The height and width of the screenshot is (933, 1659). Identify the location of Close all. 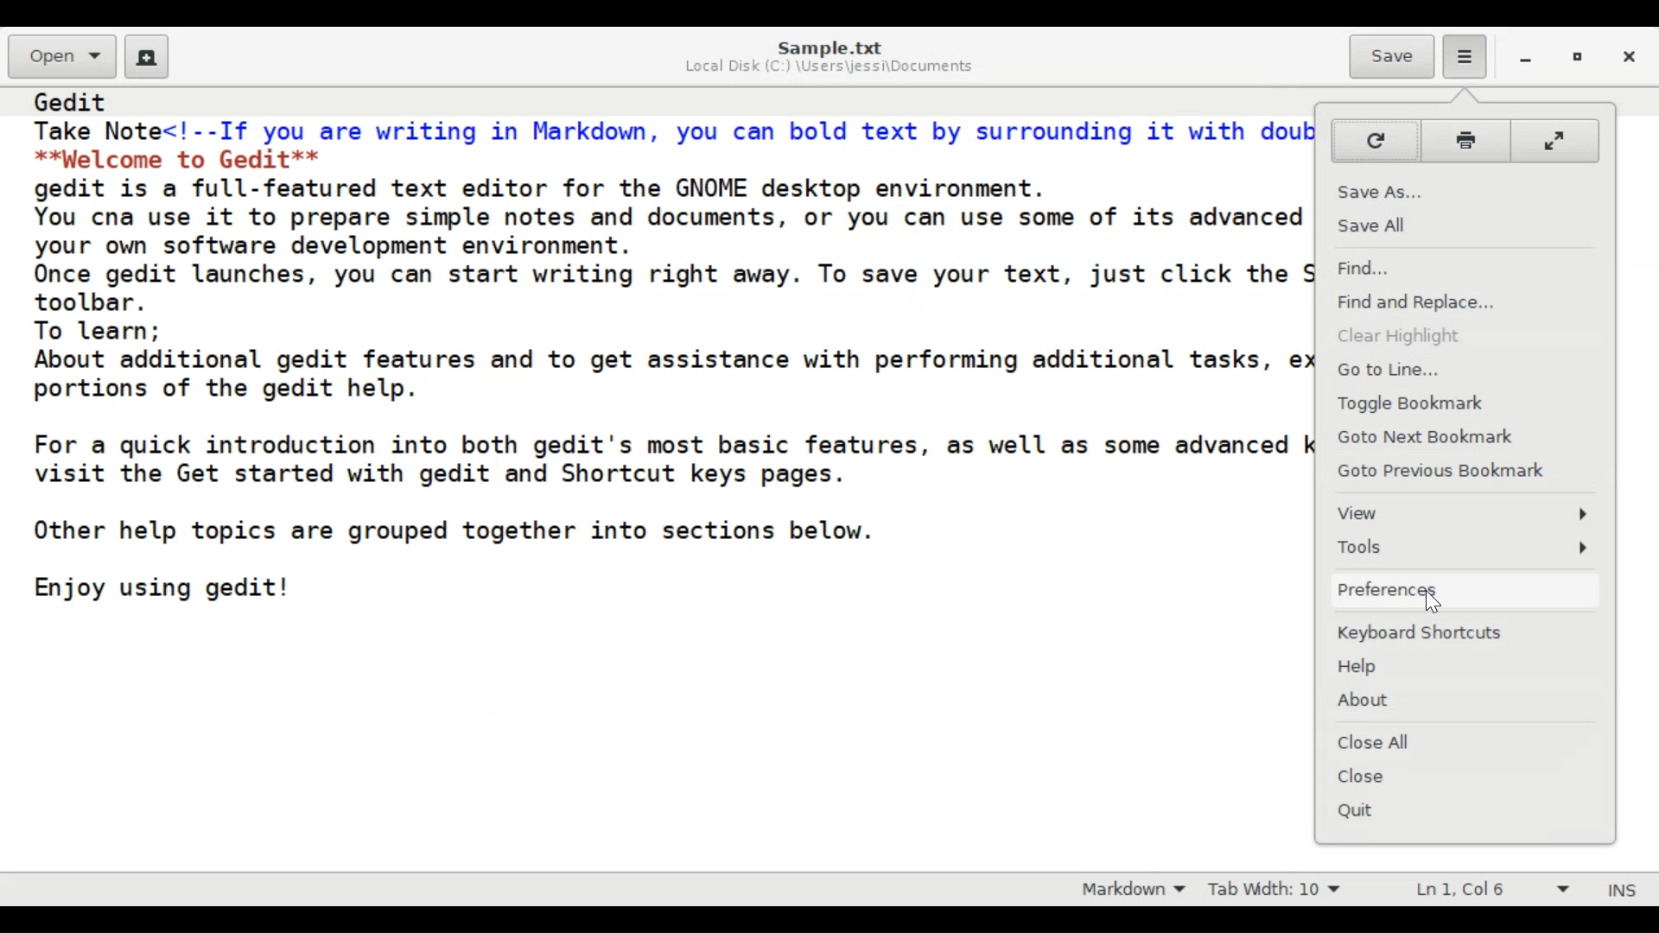
(1382, 742).